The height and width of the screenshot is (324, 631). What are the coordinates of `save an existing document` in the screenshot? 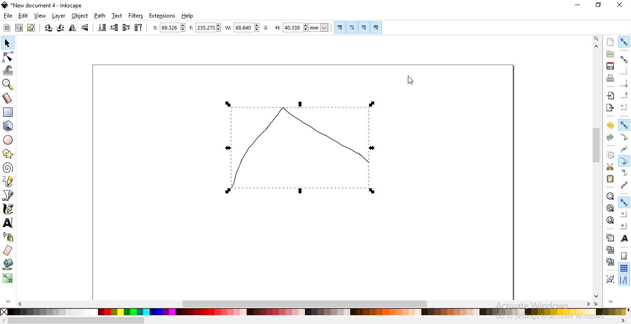 It's located at (610, 66).